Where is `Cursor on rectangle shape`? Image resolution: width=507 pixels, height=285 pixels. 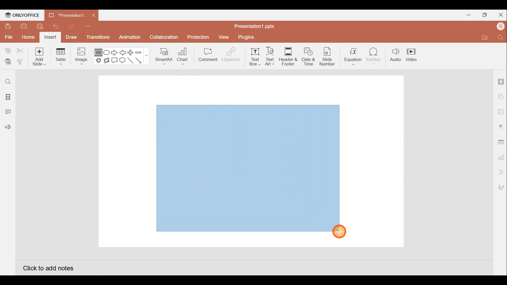
Cursor on rectangle shape is located at coordinates (341, 231).